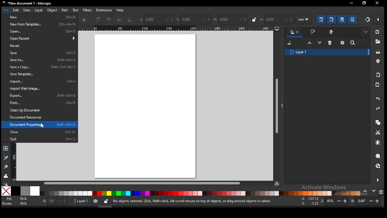 The height and width of the screenshot is (218, 387). I want to click on vertical coordinates of selection, so click(194, 20).